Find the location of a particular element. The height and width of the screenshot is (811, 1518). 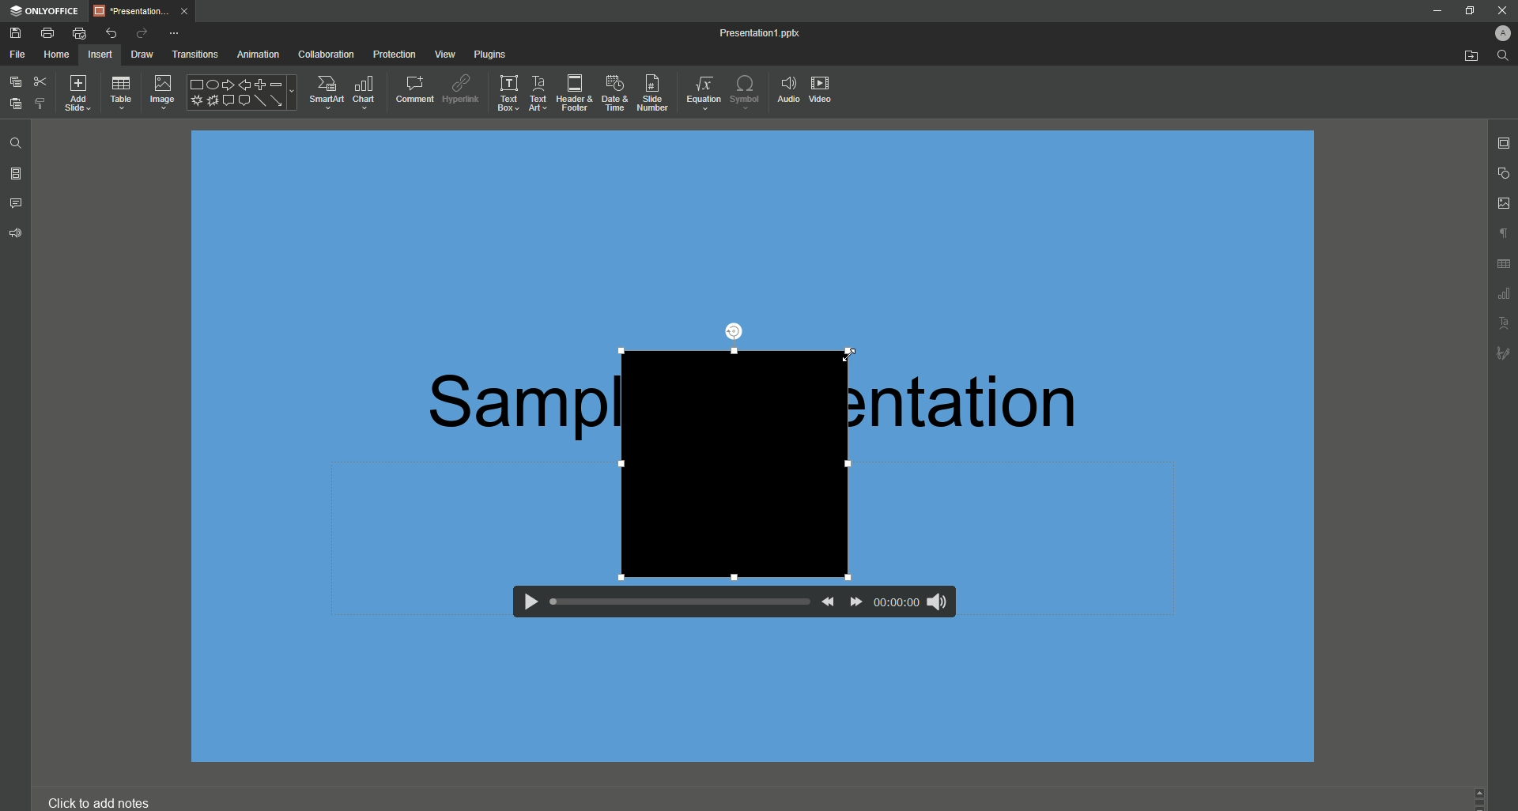

Presentation1 is located at coordinates (747, 36).